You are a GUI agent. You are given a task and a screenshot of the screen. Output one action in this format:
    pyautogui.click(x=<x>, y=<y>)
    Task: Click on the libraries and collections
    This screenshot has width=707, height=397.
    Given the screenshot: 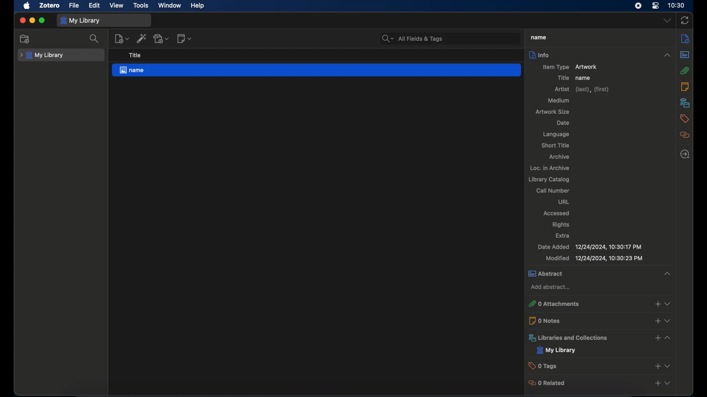 What is the action you would take?
    pyautogui.click(x=571, y=337)
    